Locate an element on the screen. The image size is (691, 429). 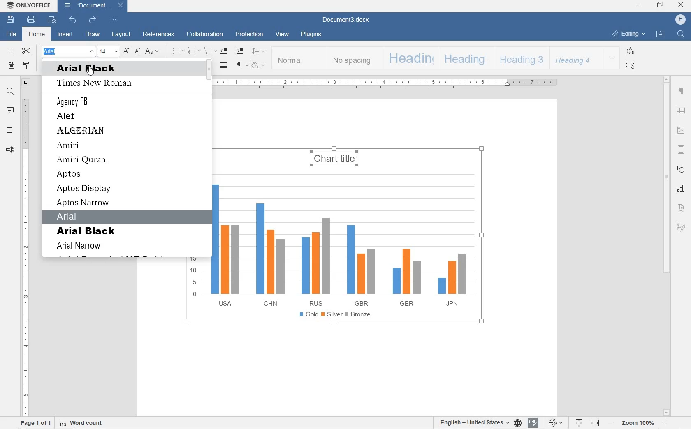
PARAGRAPH LINE SPACING is located at coordinates (258, 51).